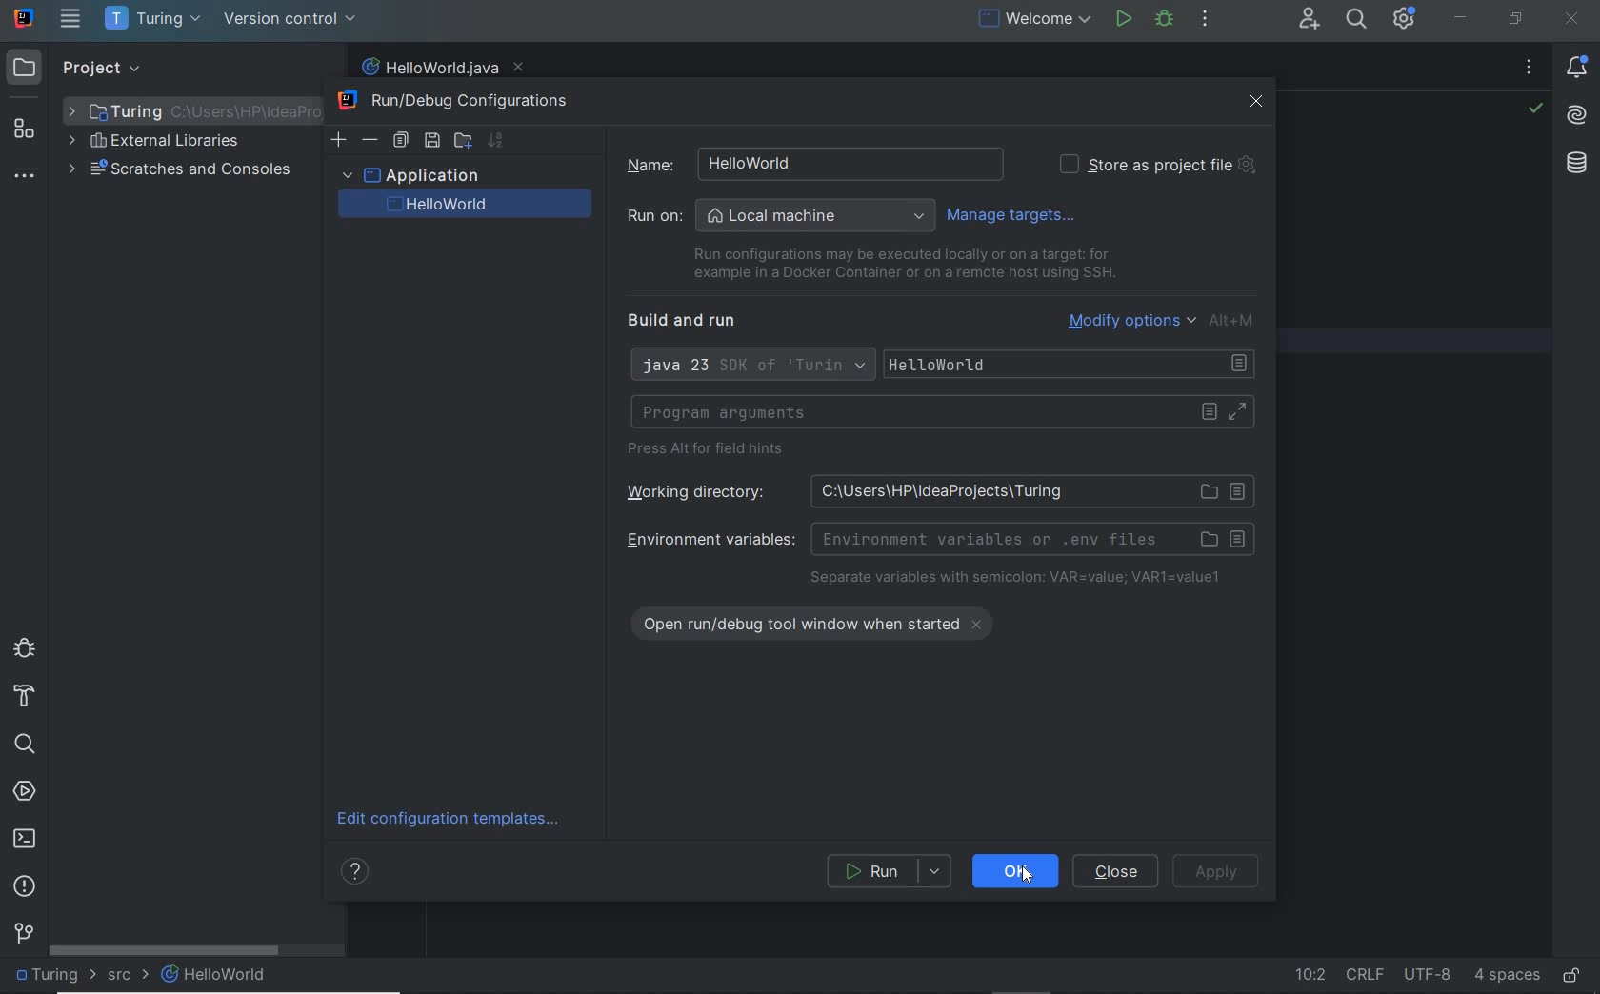 This screenshot has width=1600, height=994. Describe the element at coordinates (340, 139) in the screenshot. I see `ADD NEW CONFIGURATION` at that location.